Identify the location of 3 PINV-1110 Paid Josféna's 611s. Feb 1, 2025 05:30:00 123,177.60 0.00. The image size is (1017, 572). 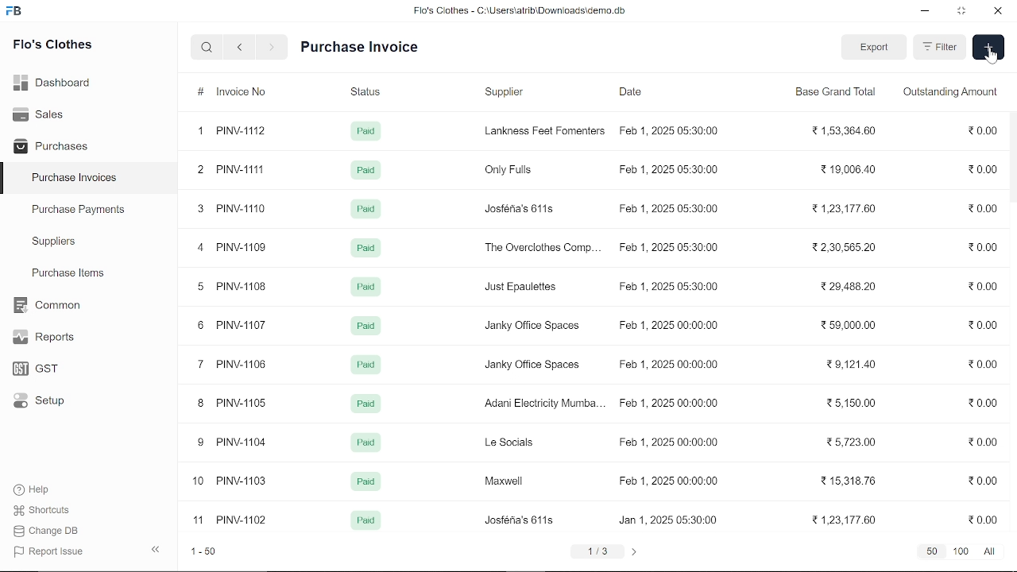
(590, 210).